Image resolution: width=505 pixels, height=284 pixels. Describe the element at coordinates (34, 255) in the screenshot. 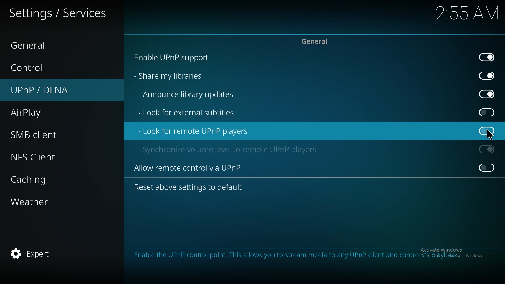

I see `expert` at that location.